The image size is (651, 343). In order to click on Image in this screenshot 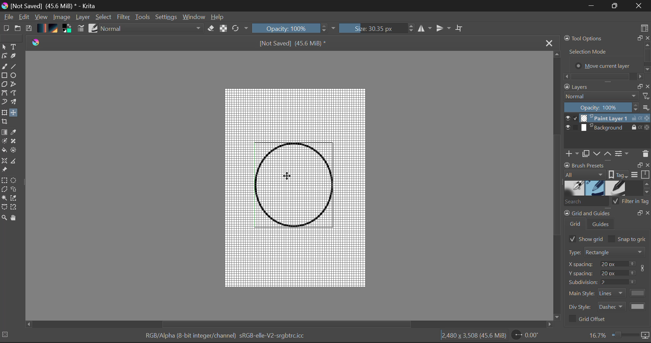, I will do `click(61, 18)`.